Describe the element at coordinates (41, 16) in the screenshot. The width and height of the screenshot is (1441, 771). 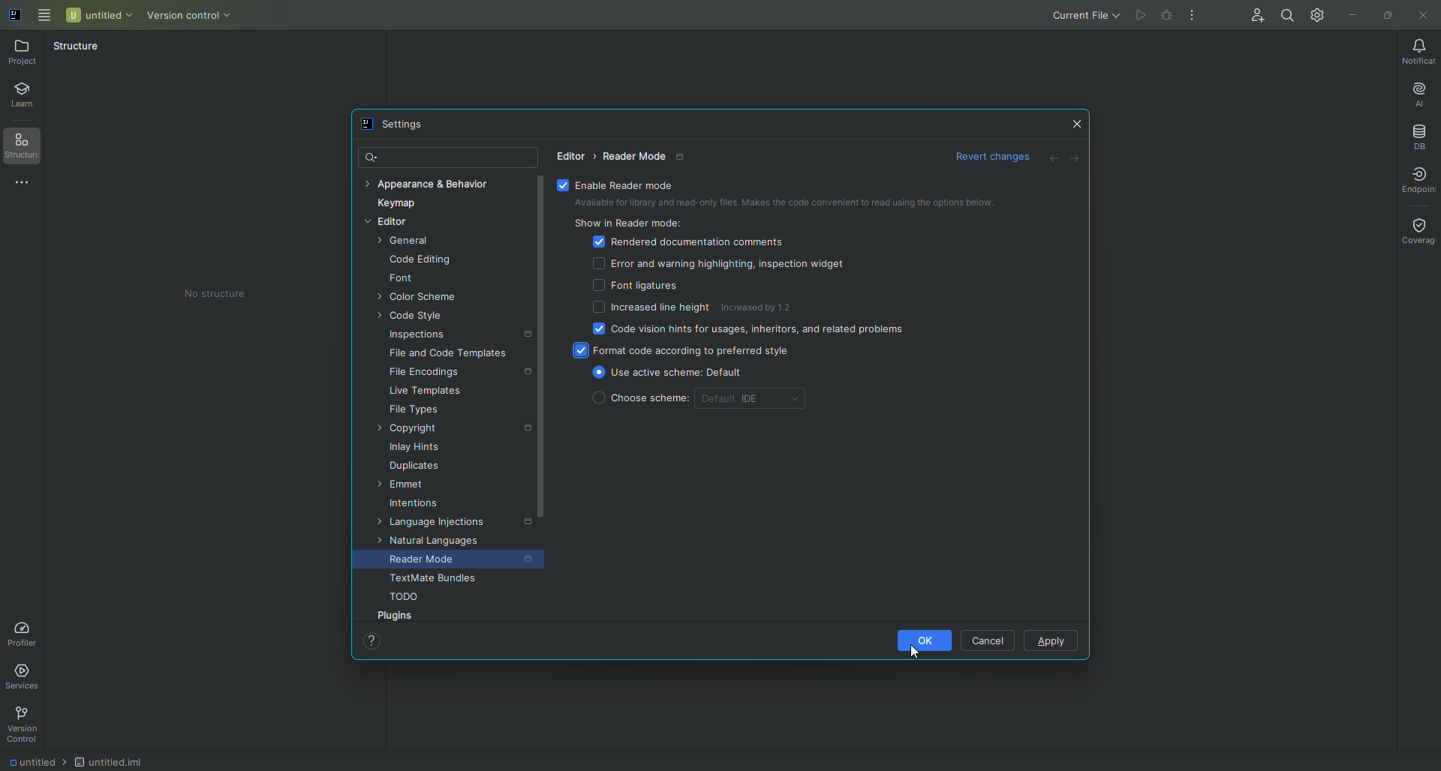
I see `Main Menu` at that location.